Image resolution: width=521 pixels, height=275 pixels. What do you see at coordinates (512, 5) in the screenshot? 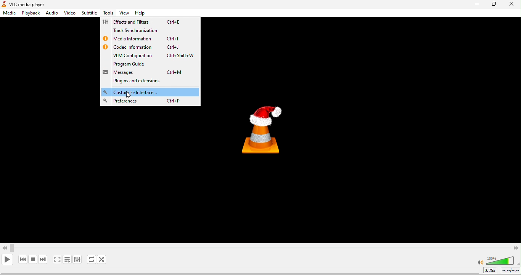
I see `close` at bounding box center [512, 5].